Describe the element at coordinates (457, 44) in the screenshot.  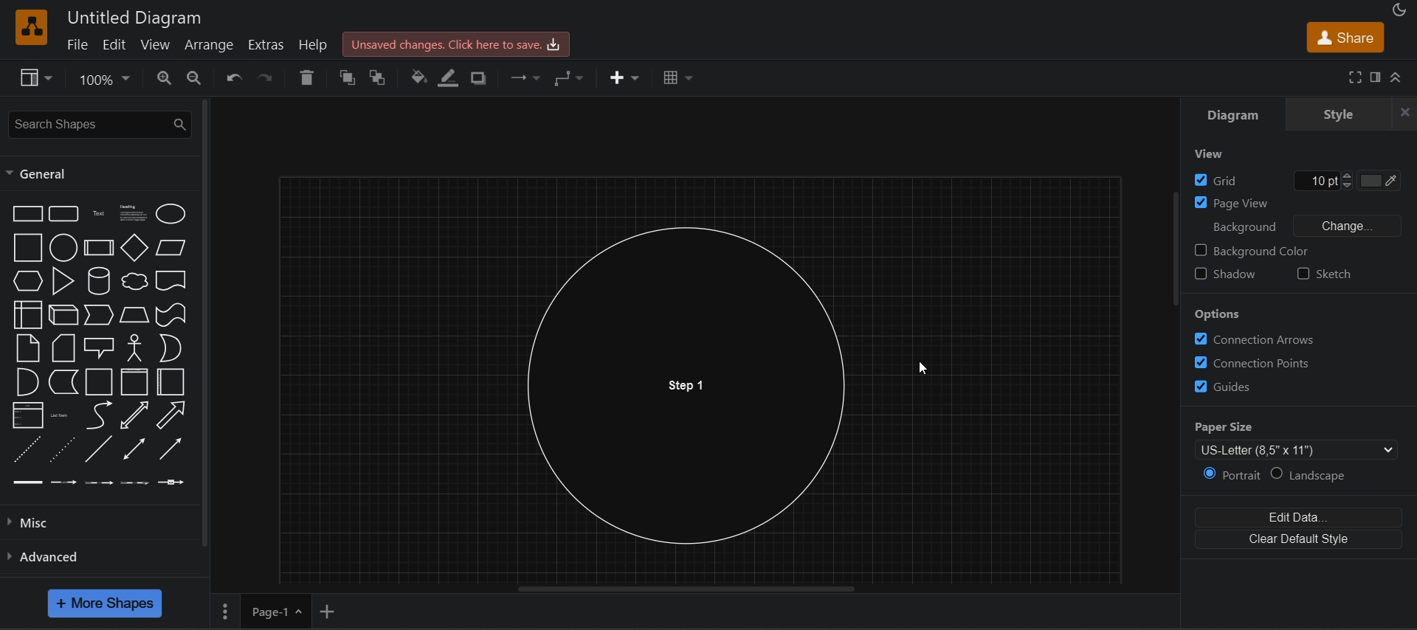
I see `click here to save` at that location.